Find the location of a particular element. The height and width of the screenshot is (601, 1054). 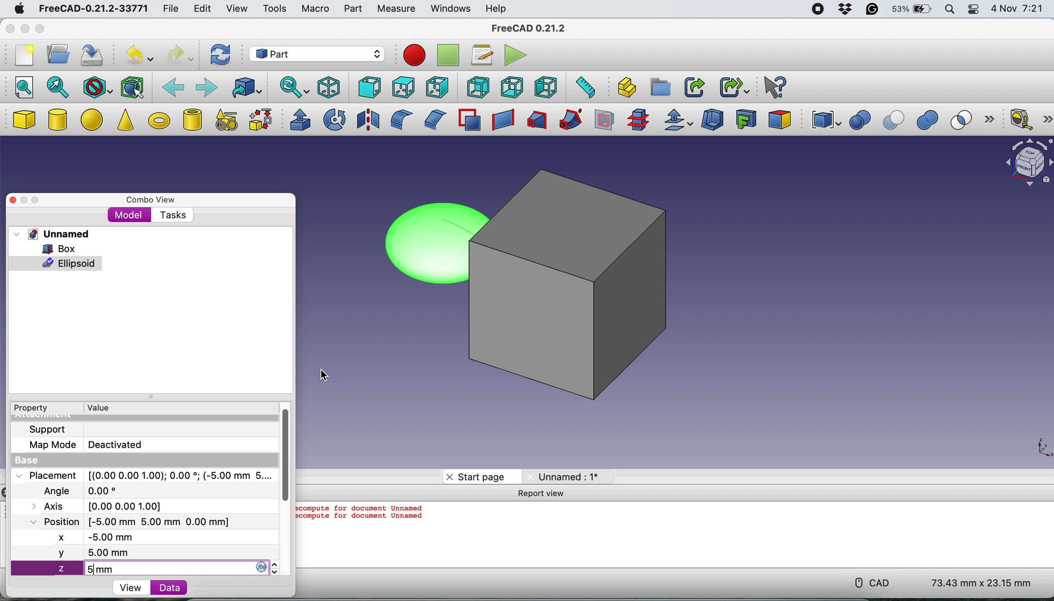

macro is located at coordinates (315, 9).